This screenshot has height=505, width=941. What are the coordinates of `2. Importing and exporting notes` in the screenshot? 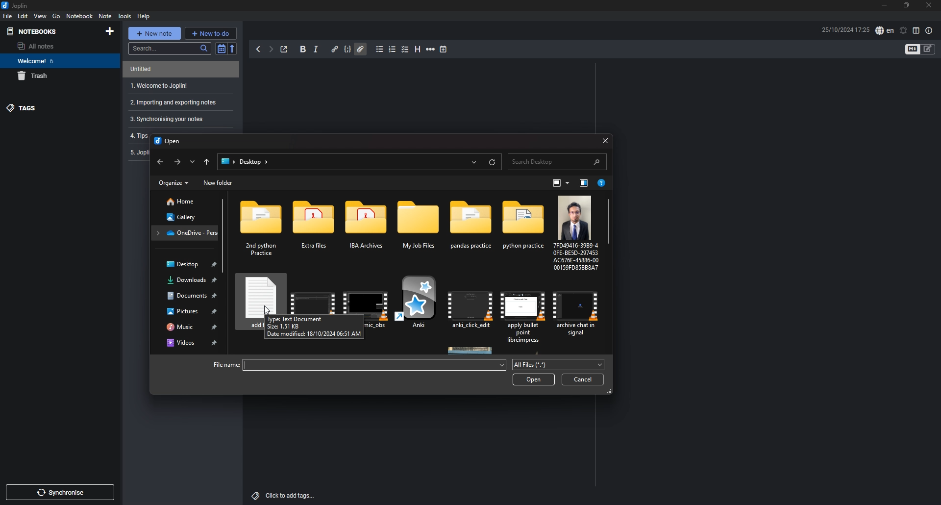 It's located at (179, 102).